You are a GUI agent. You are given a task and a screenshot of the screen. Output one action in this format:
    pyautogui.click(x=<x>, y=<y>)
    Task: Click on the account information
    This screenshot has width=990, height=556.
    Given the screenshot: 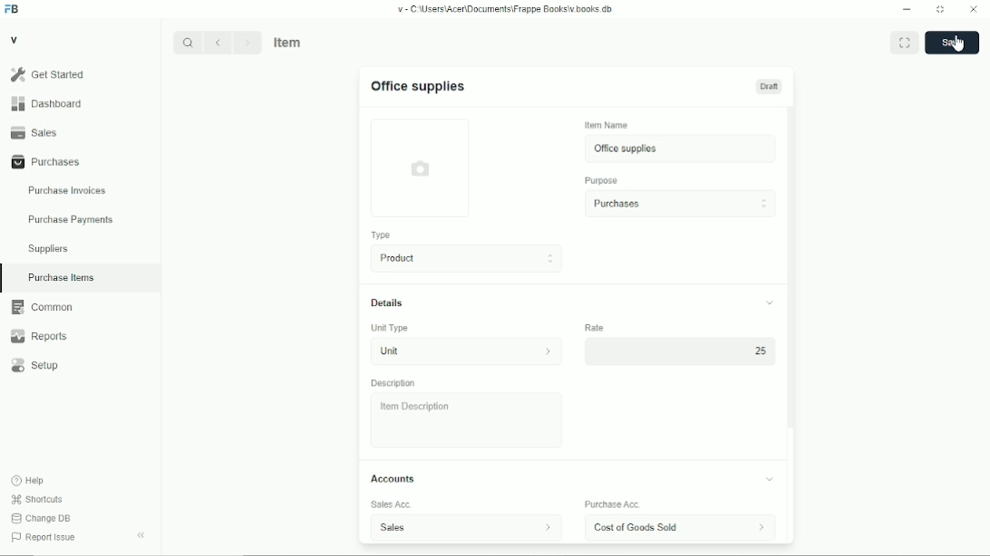 What is the action you would take?
    pyautogui.click(x=761, y=527)
    